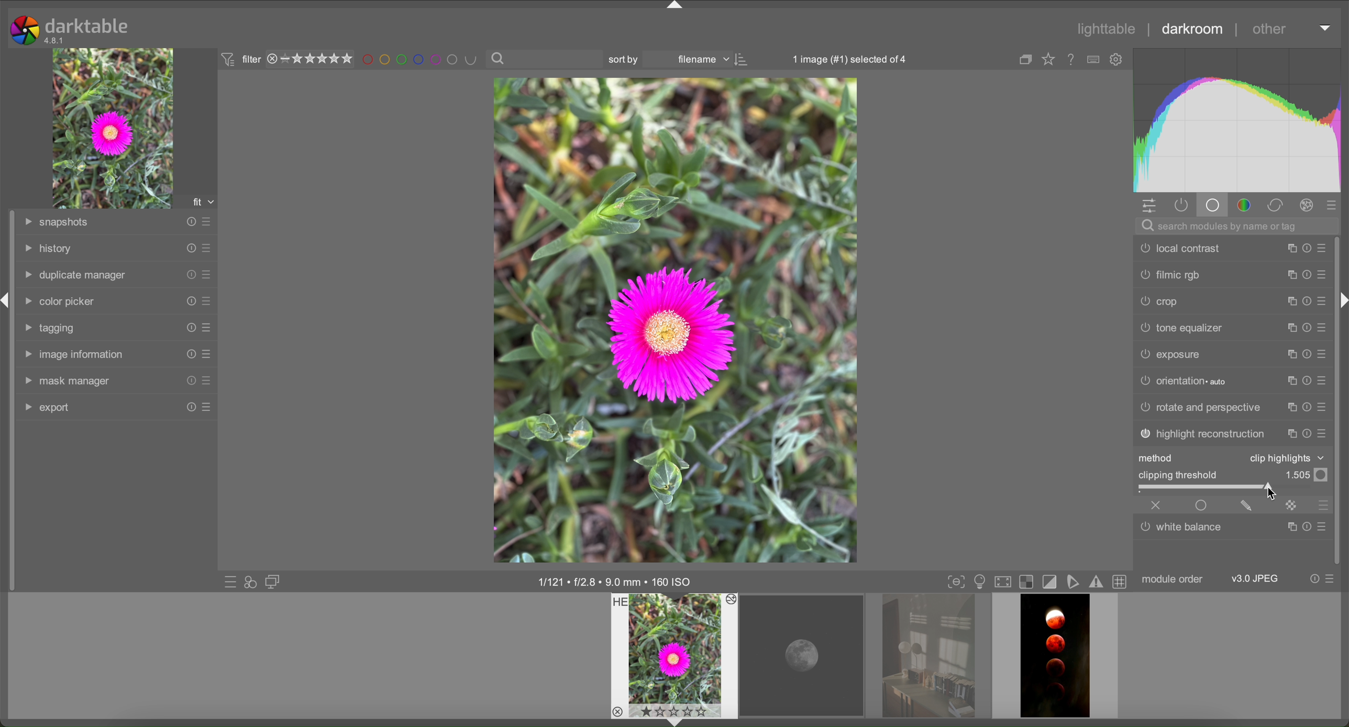 Image resolution: width=1349 pixels, height=727 pixels. Describe the element at coordinates (1151, 206) in the screenshot. I see `settings` at that location.